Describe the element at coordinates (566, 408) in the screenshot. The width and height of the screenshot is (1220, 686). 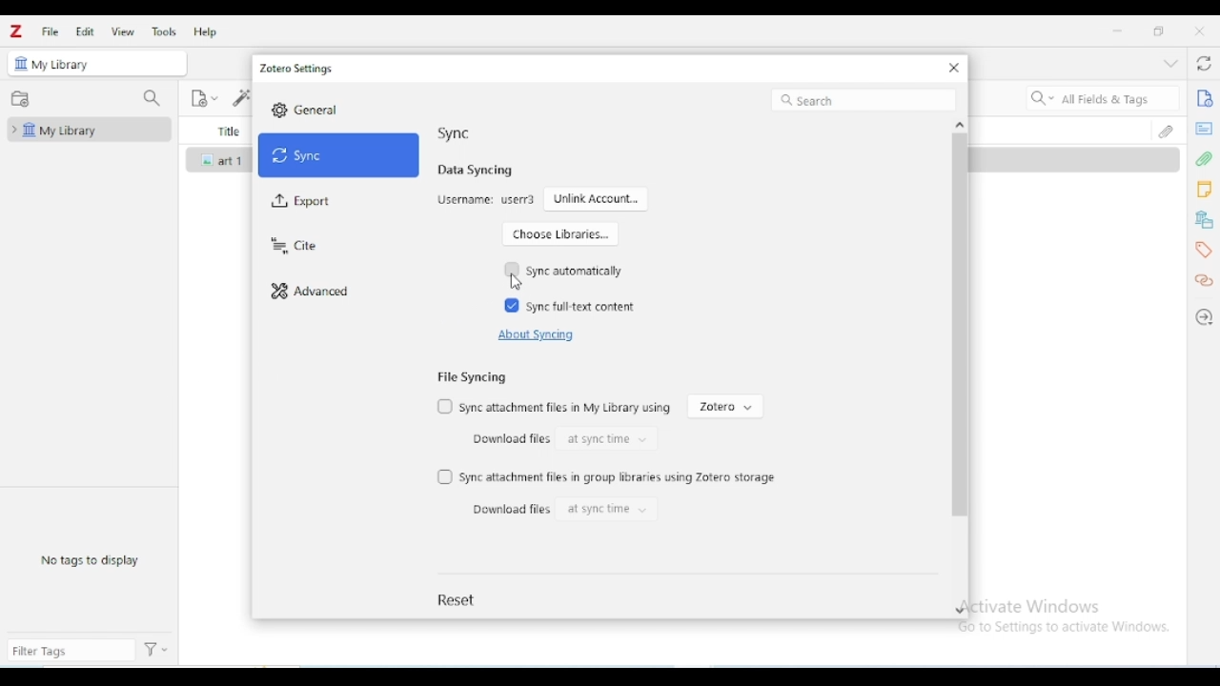
I see `sync attachment files in My library using` at that location.